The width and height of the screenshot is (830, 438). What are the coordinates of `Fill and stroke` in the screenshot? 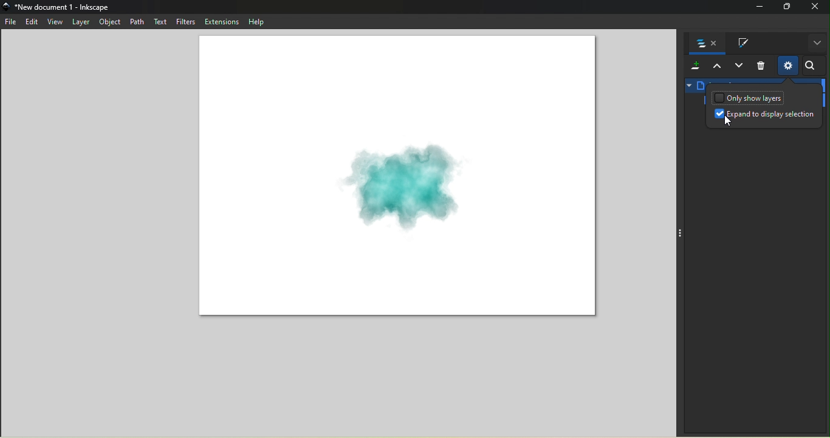 It's located at (738, 44).